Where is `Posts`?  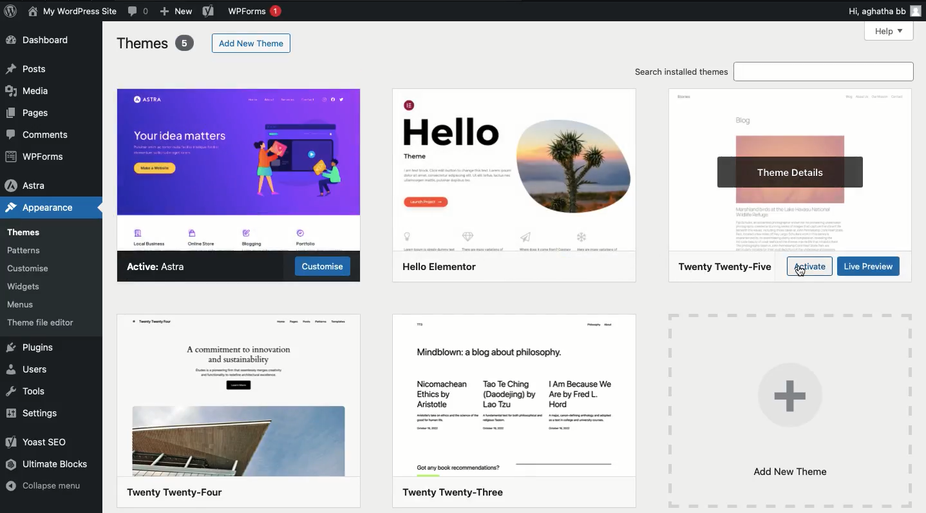 Posts is located at coordinates (26, 68).